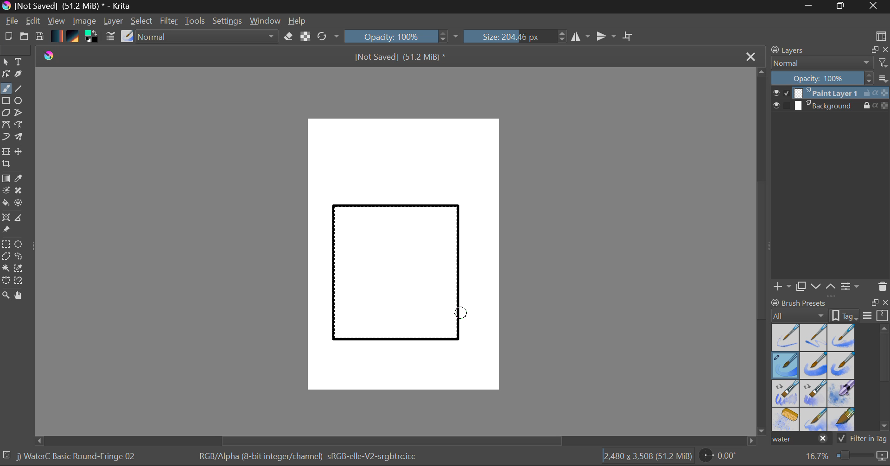 This screenshot has width=890, height=466. What do you see at coordinates (831, 106) in the screenshot?
I see `Background Layer` at bounding box center [831, 106].